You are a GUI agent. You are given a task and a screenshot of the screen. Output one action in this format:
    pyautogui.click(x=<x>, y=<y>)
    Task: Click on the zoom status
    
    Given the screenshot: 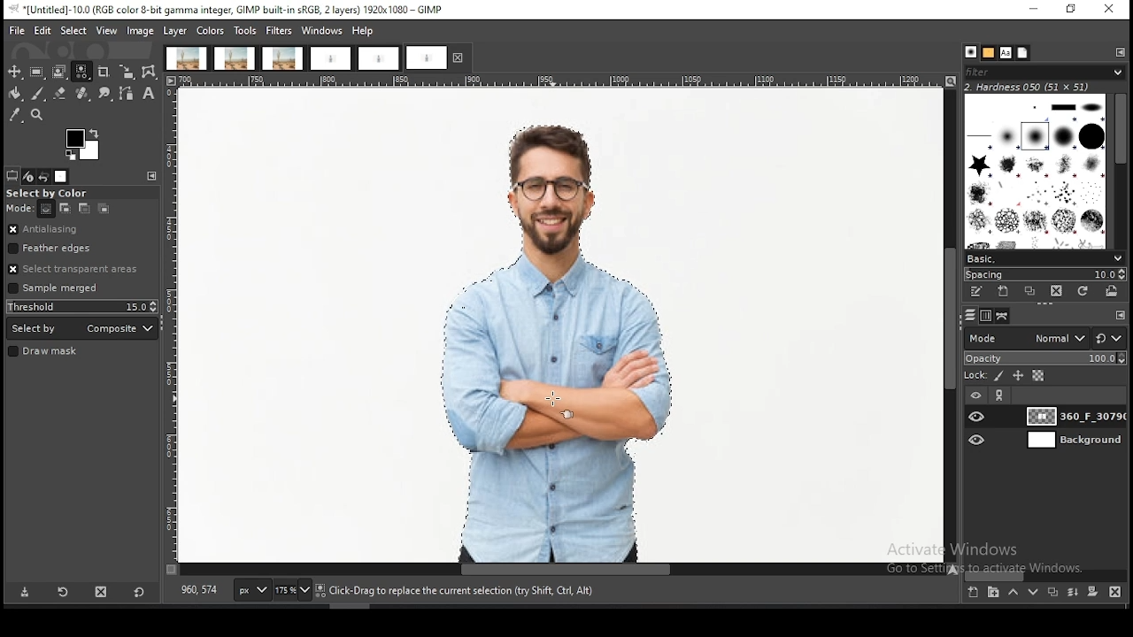 What is the action you would take?
    pyautogui.click(x=294, y=591)
    